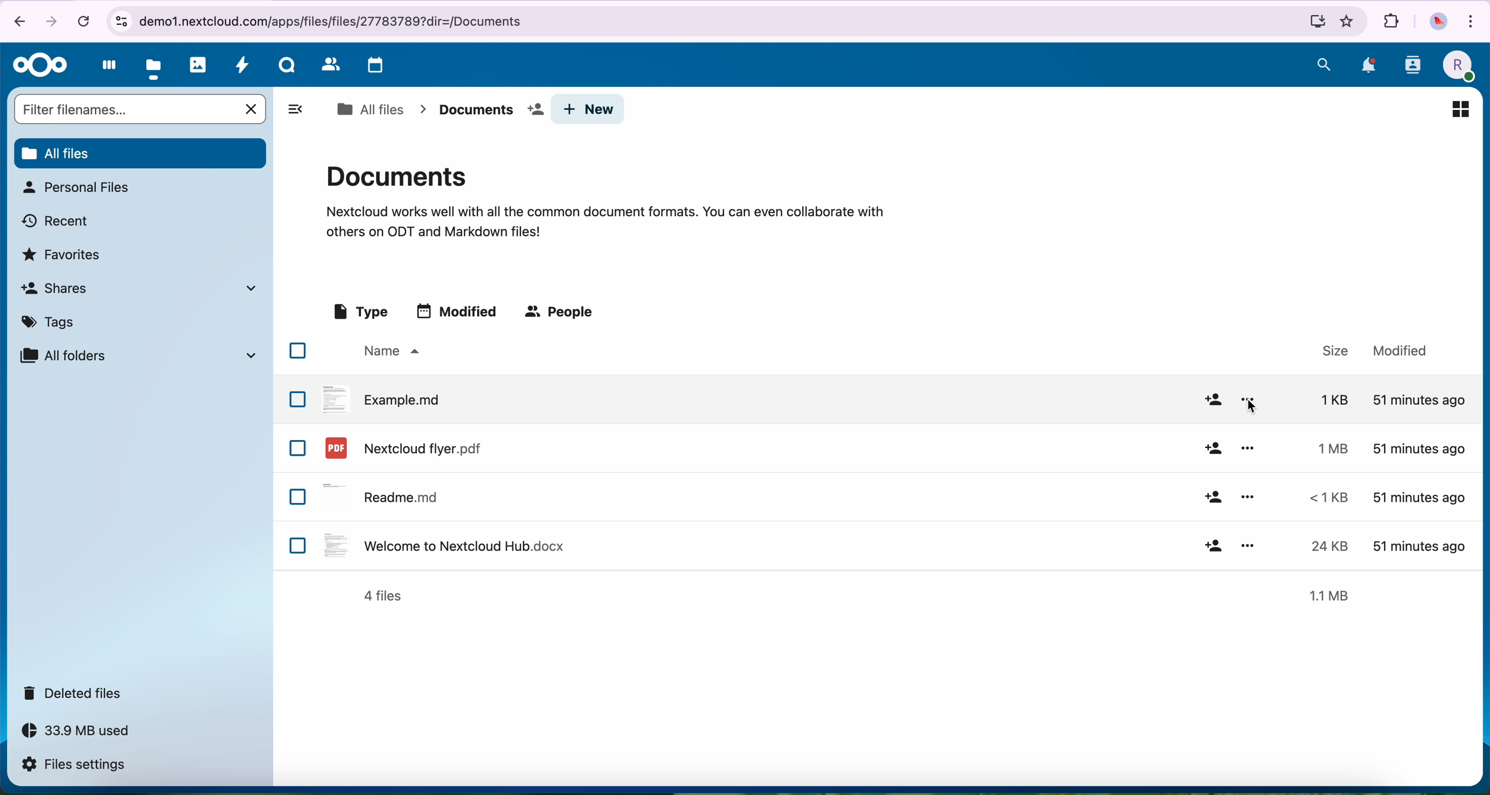 Image resolution: width=1490 pixels, height=795 pixels. Describe the element at coordinates (126, 109) in the screenshot. I see `search bar` at that location.